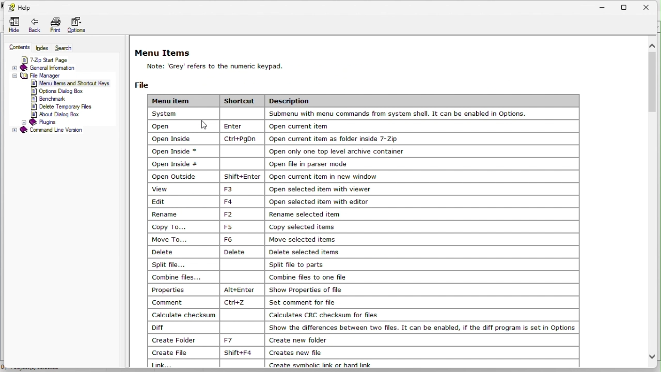 This screenshot has width=661, height=372. Describe the element at coordinates (270, 314) in the screenshot. I see `| Calculate checksum | | Calculates CRC checksum for files` at that location.